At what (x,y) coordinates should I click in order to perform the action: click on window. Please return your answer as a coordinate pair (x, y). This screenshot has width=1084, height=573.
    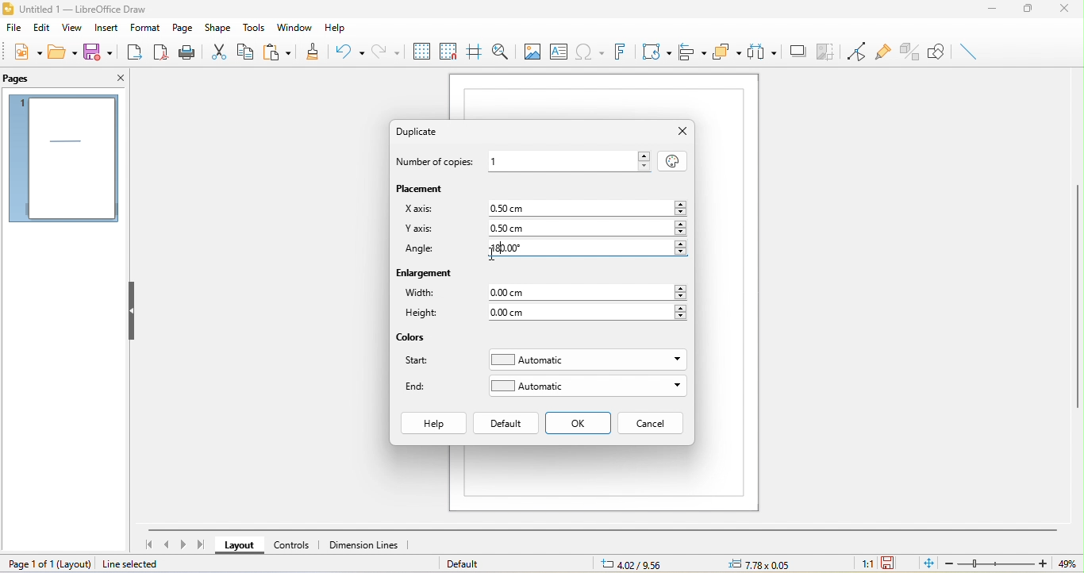
    Looking at the image, I should click on (294, 26).